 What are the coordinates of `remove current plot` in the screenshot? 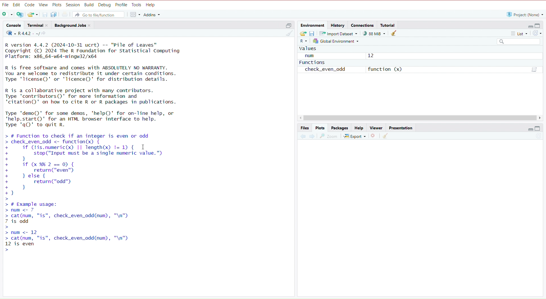 It's located at (373, 137).